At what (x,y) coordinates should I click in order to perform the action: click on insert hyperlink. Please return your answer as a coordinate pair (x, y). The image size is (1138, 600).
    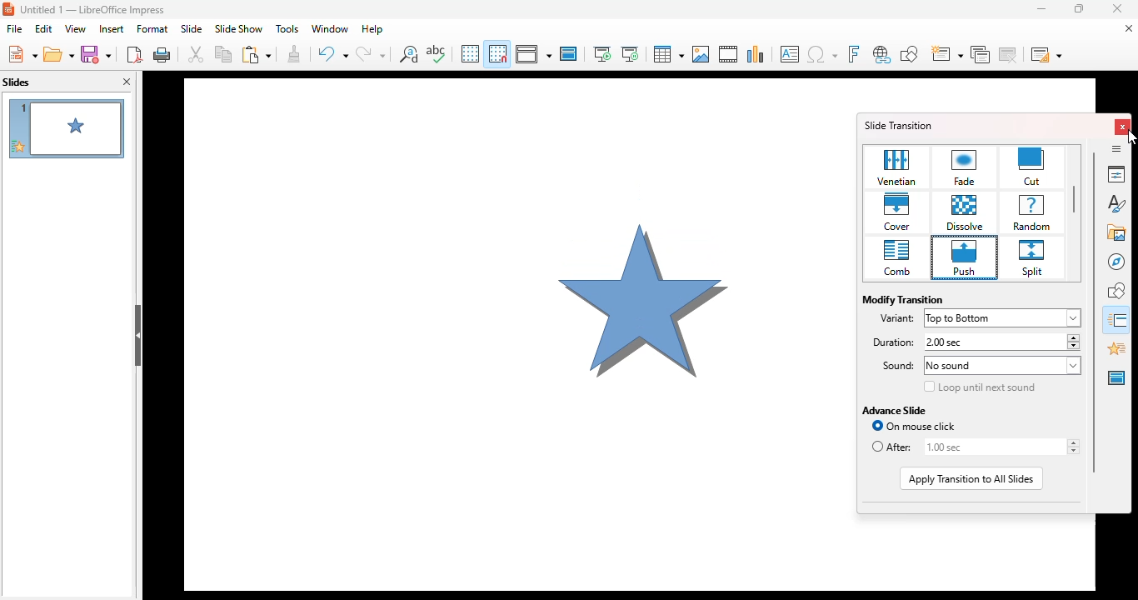
    Looking at the image, I should click on (882, 55).